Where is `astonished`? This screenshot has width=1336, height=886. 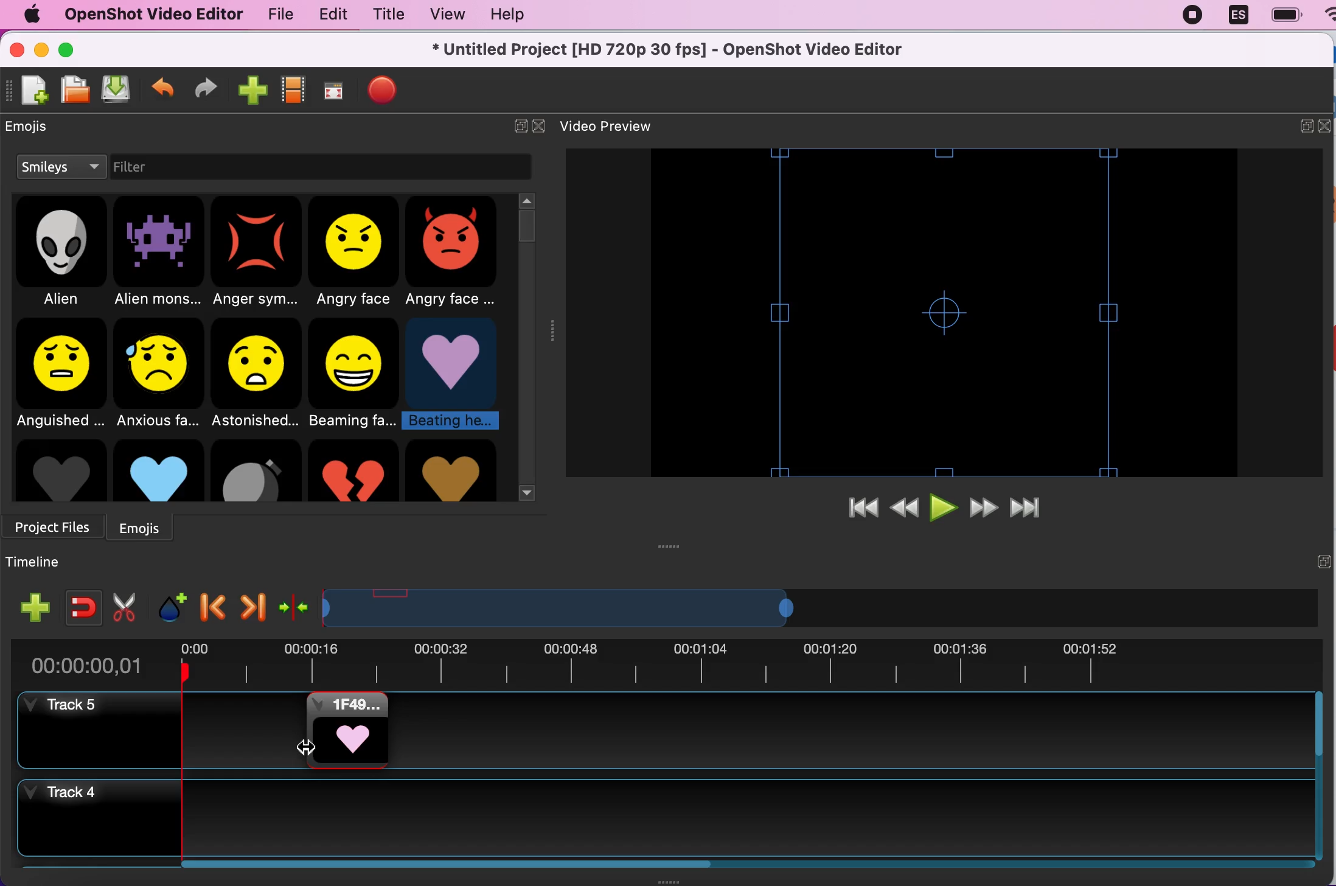
astonished is located at coordinates (257, 371).